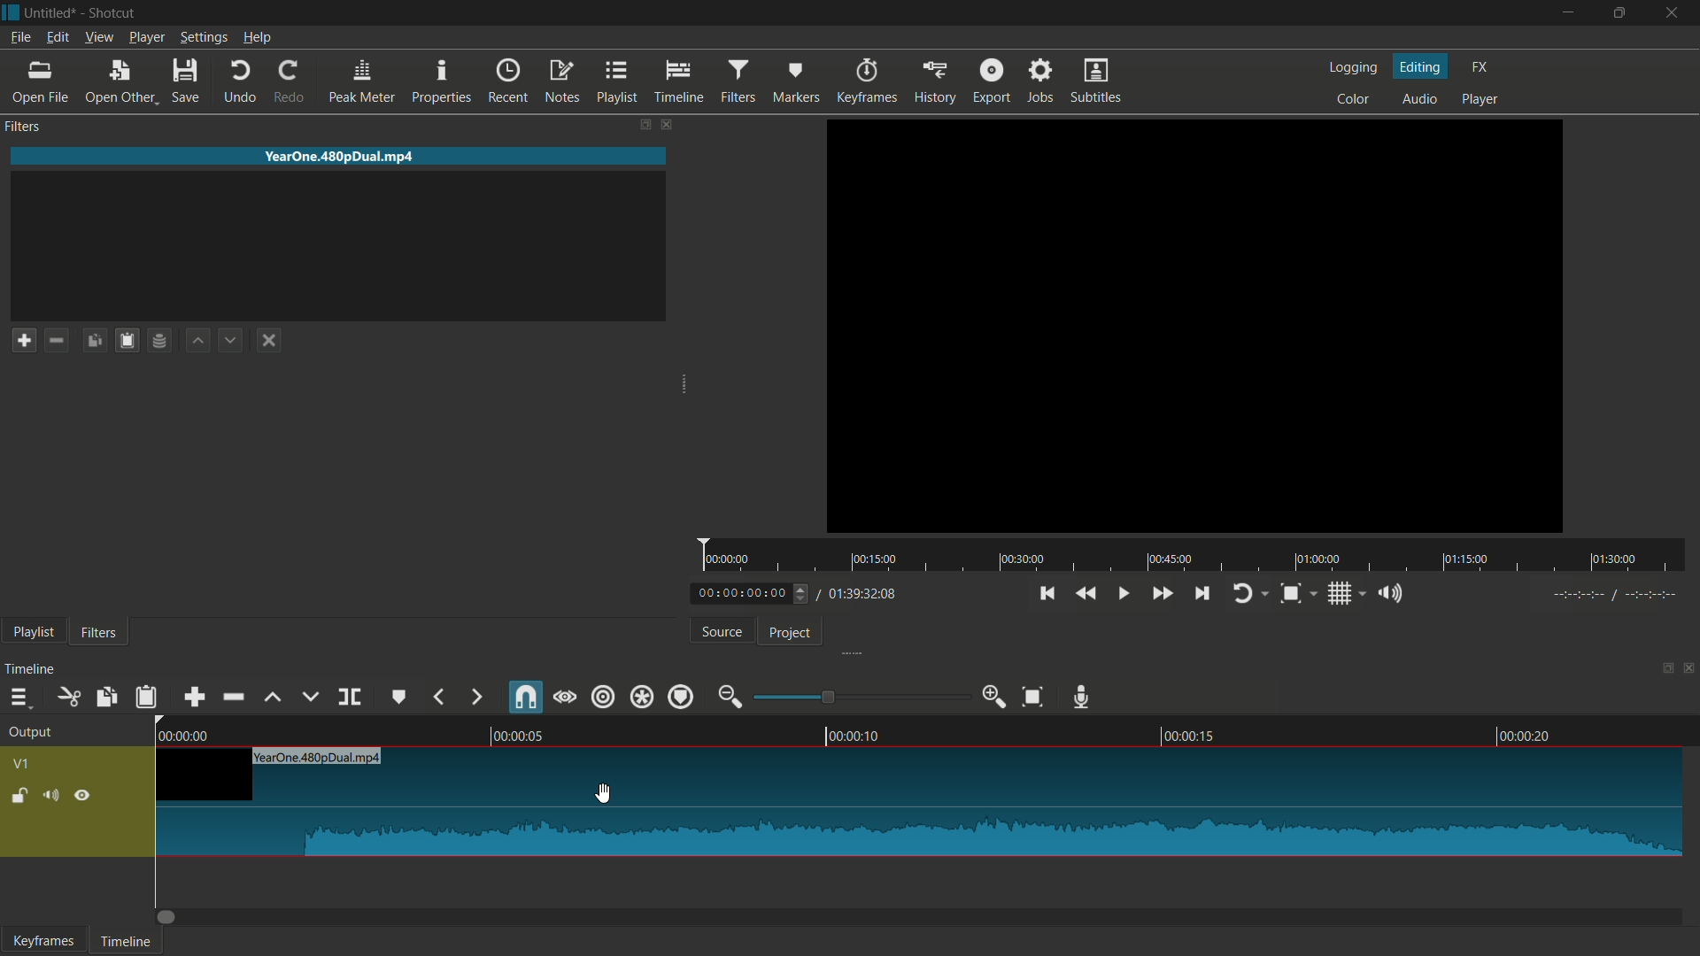 This screenshot has width=1700, height=956. I want to click on minimize, so click(1569, 13).